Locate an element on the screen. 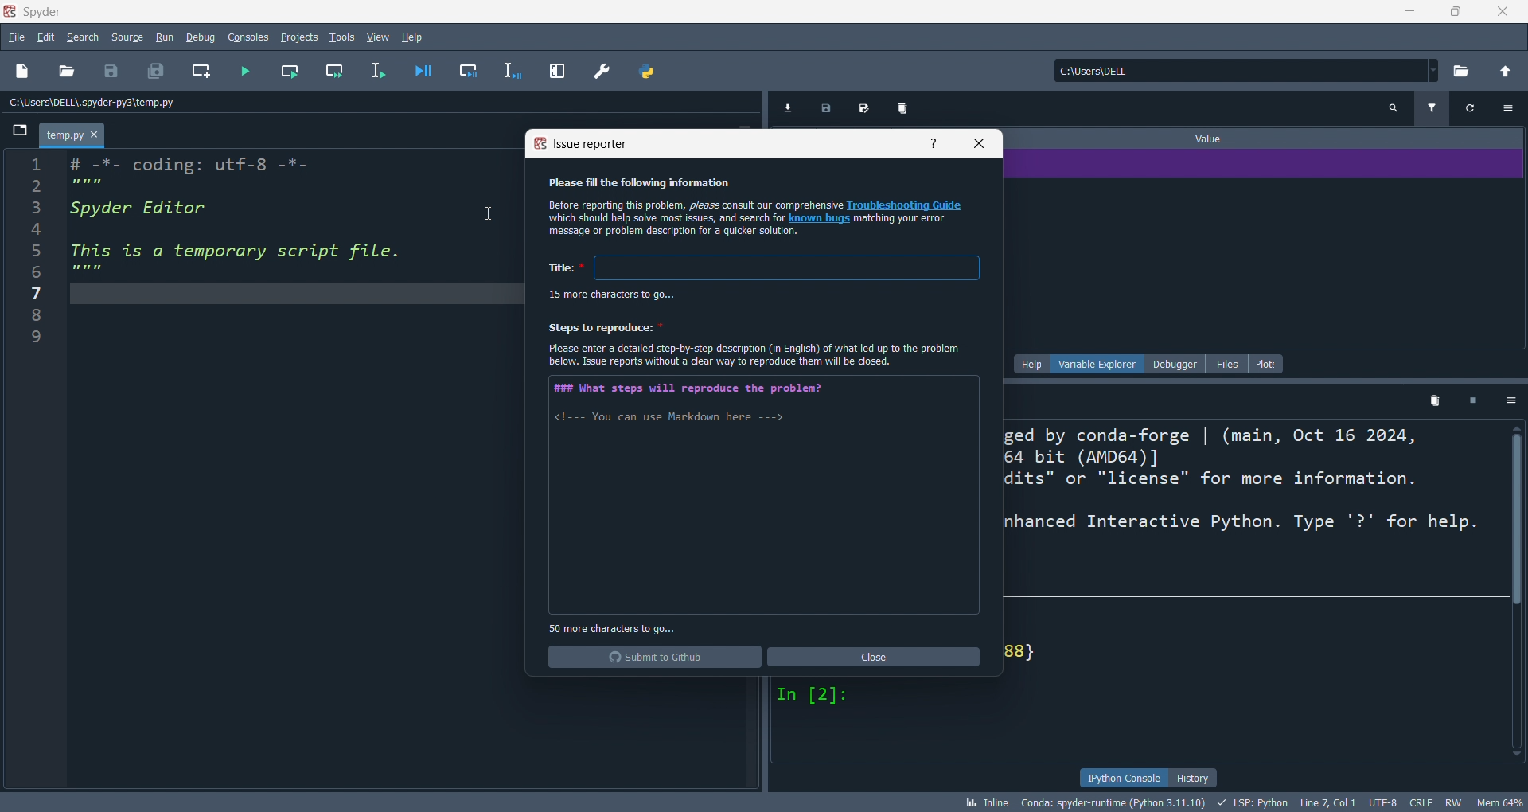  plots is located at coordinates (1269, 365).